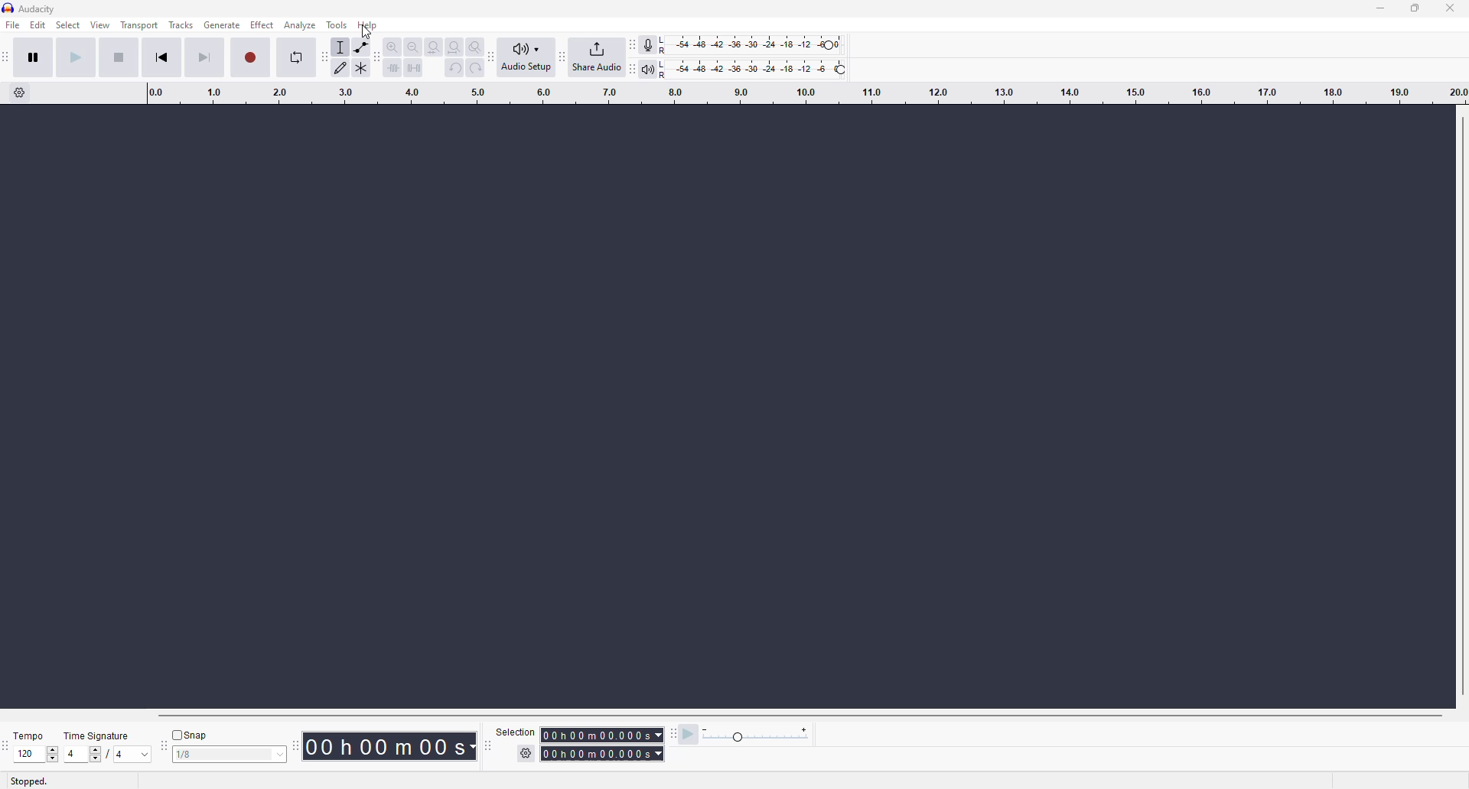  I want to click on audacity edit toolbar, so click(378, 57).